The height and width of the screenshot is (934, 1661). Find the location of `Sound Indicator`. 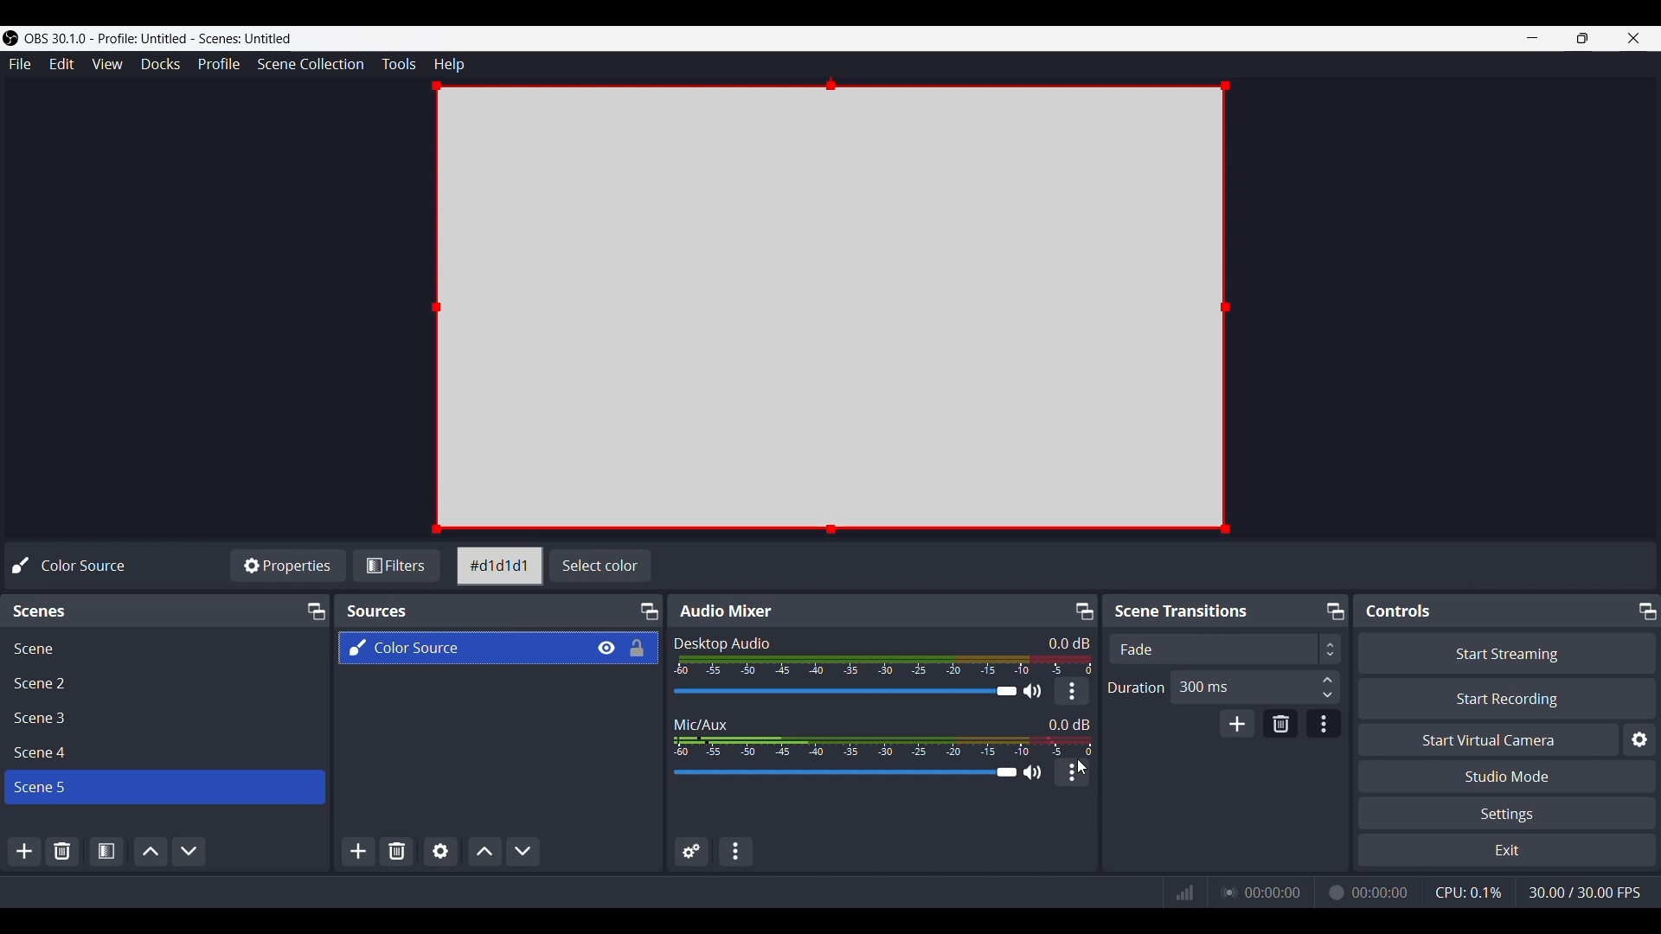

Sound Indicator is located at coordinates (881, 745).